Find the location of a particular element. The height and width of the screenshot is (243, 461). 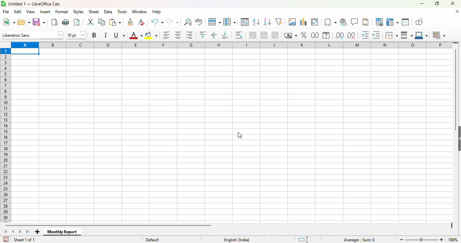

Software logo is located at coordinates (3, 4).